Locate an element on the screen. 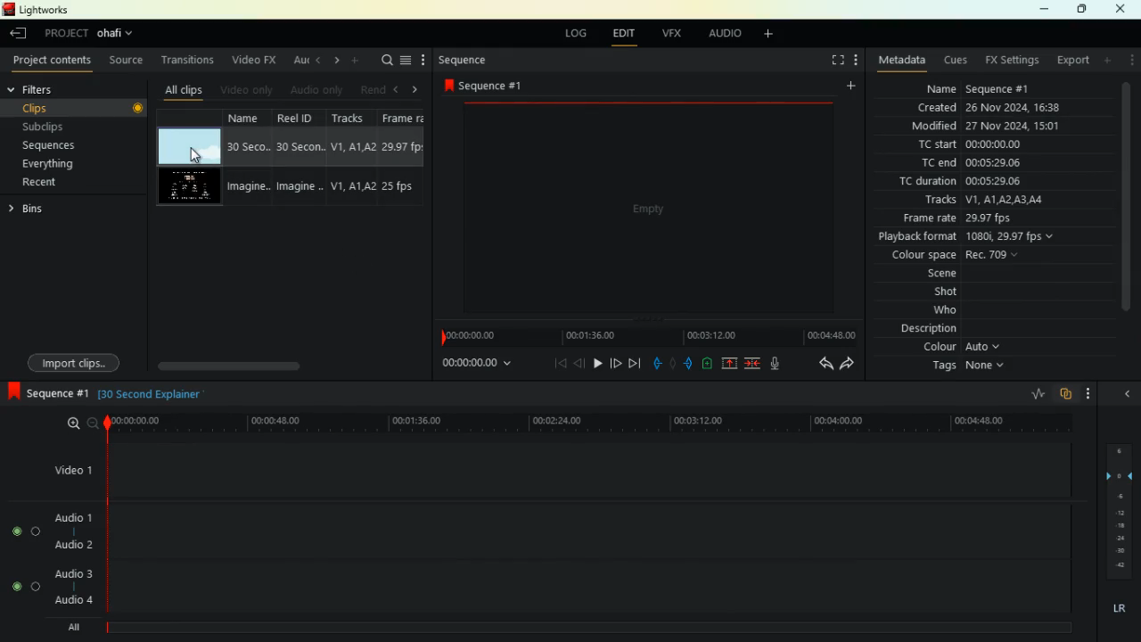 The image size is (1141, 642). log is located at coordinates (571, 34).